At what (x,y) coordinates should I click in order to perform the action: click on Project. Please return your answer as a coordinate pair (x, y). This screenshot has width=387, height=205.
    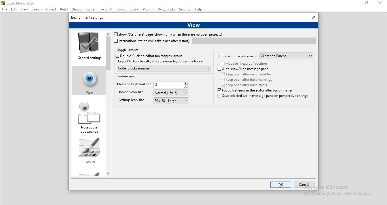
    Looking at the image, I should click on (52, 9).